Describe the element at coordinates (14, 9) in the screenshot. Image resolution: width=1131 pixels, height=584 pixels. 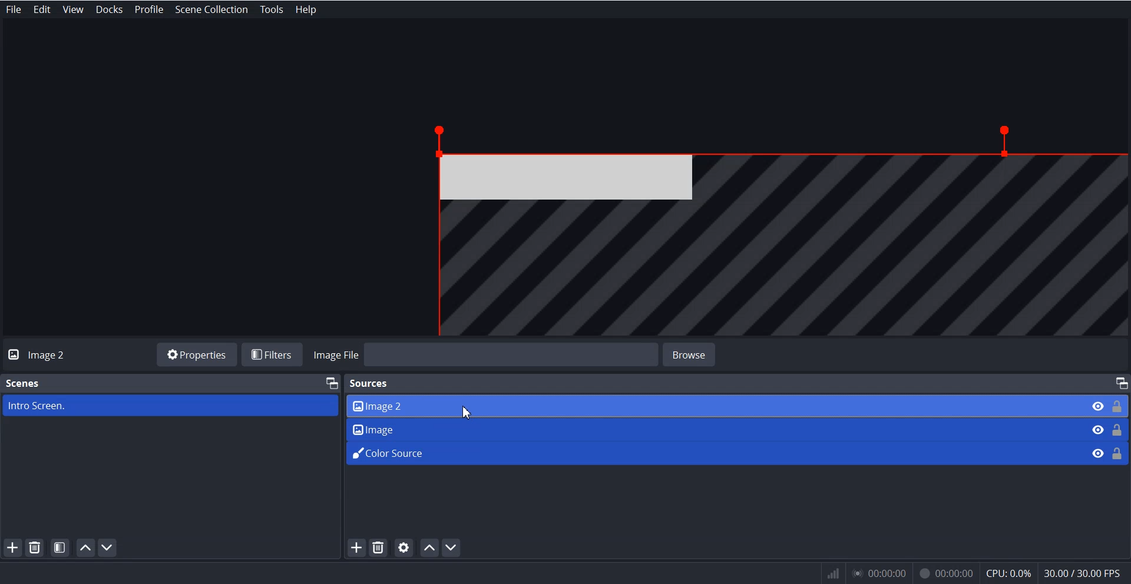
I see `File` at that location.